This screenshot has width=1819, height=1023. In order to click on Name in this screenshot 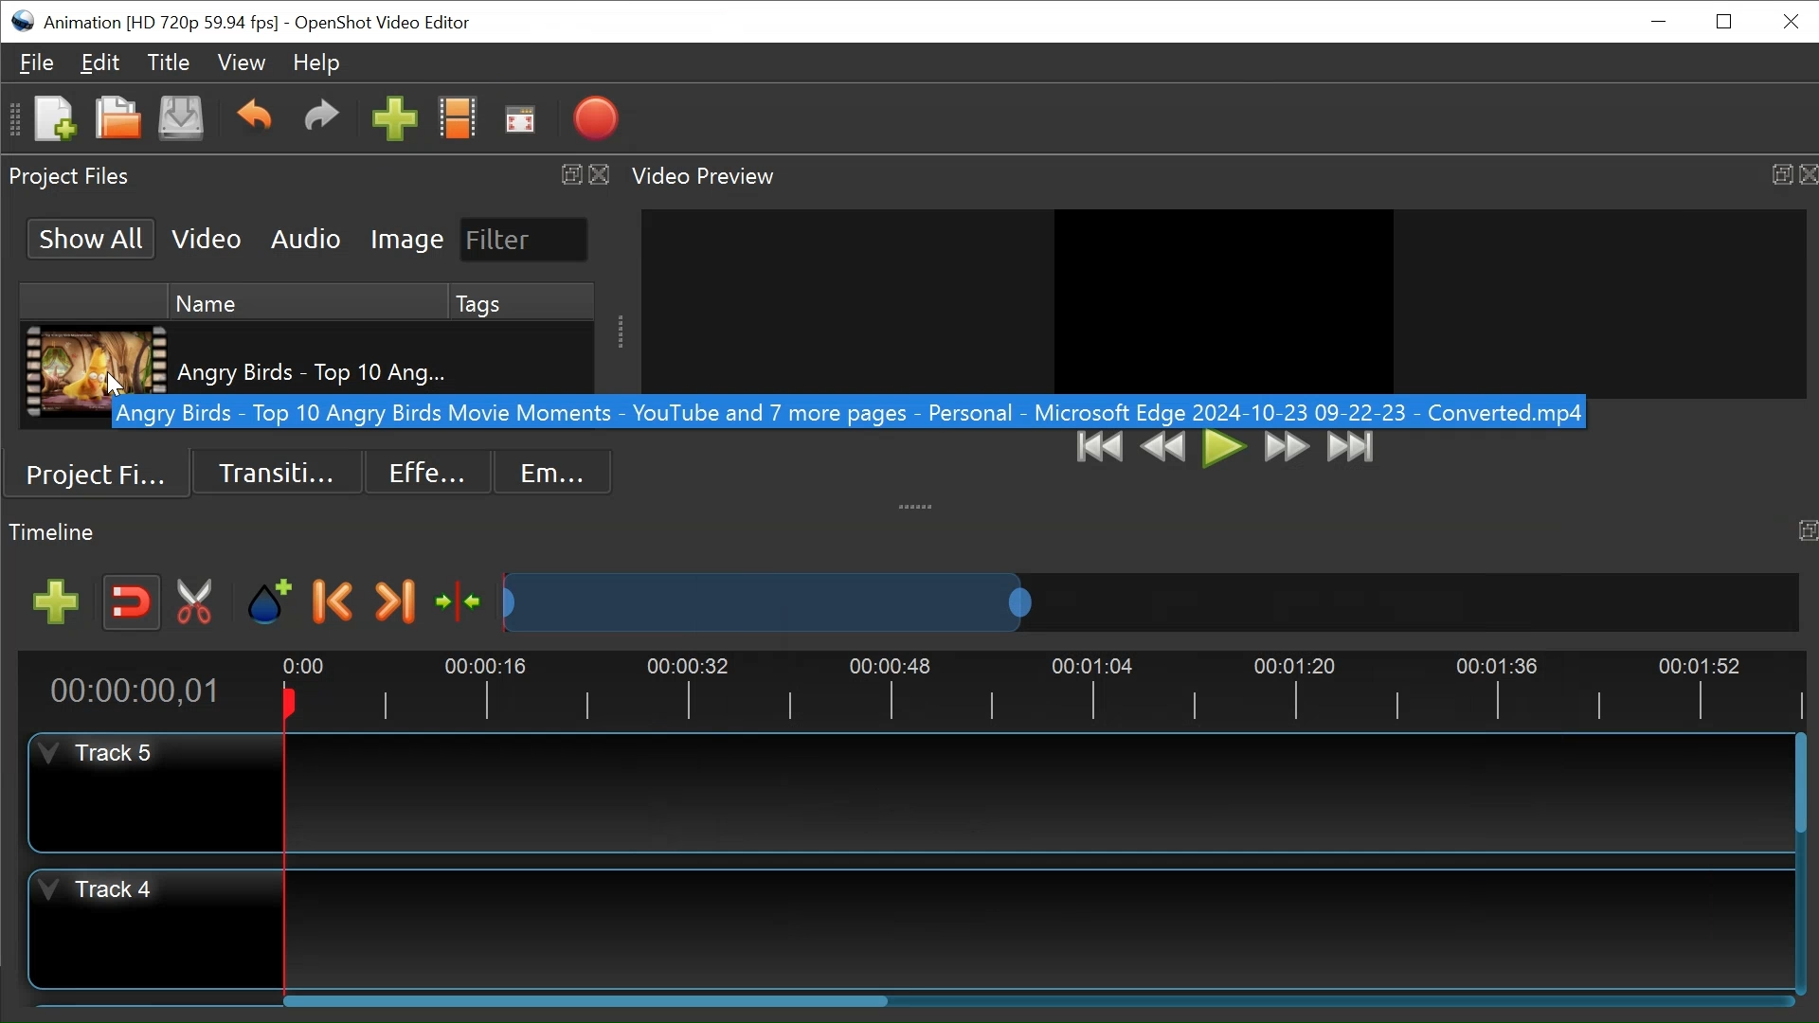, I will do `click(310, 302)`.